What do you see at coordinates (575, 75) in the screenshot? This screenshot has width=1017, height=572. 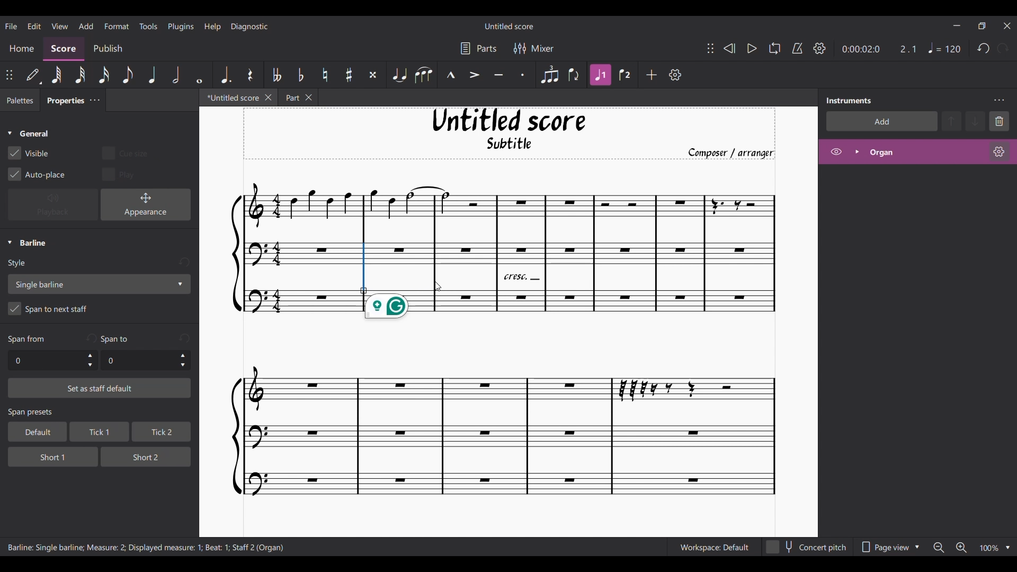 I see `Flip direction` at bounding box center [575, 75].